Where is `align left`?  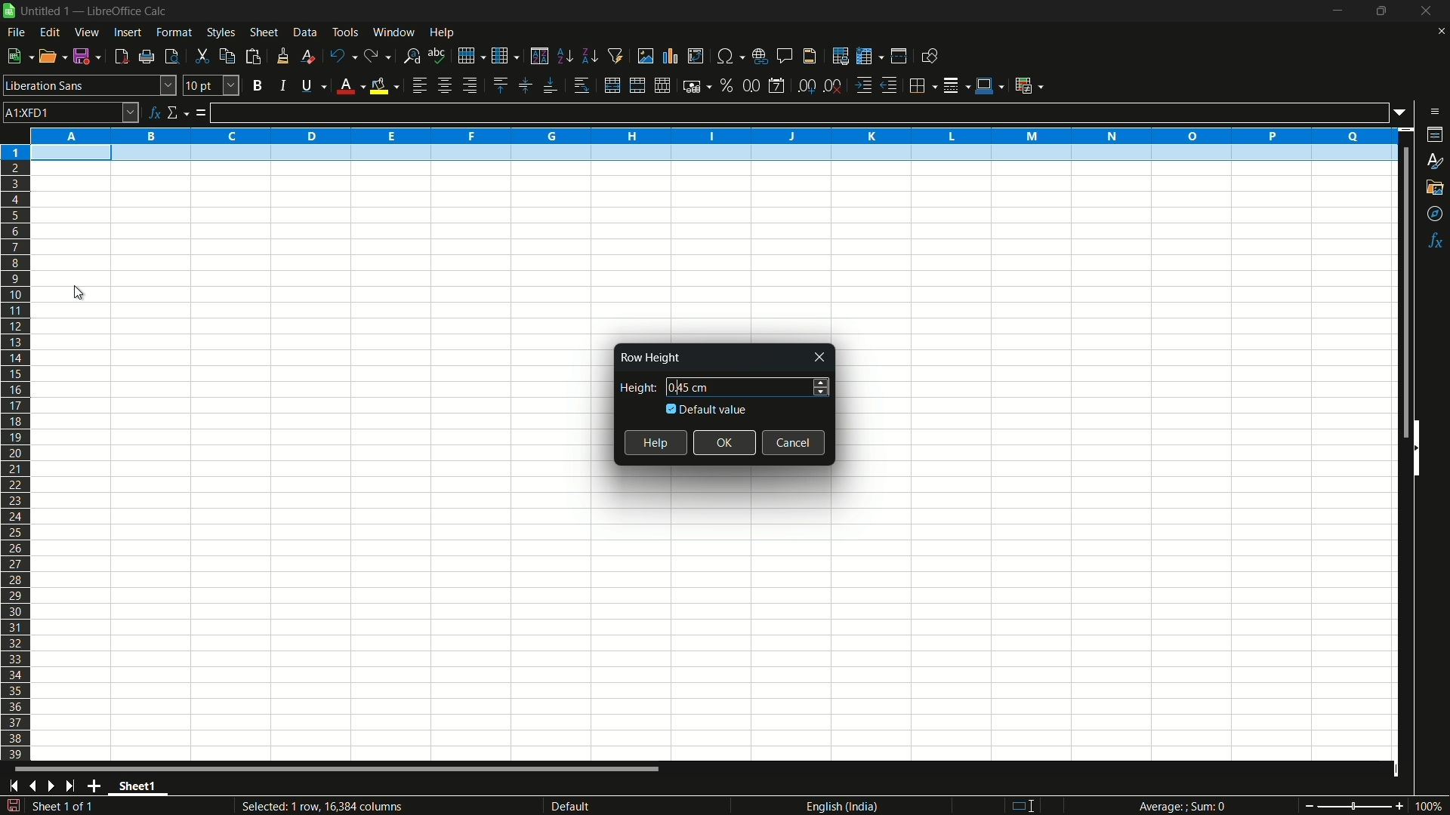
align left is located at coordinates (418, 86).